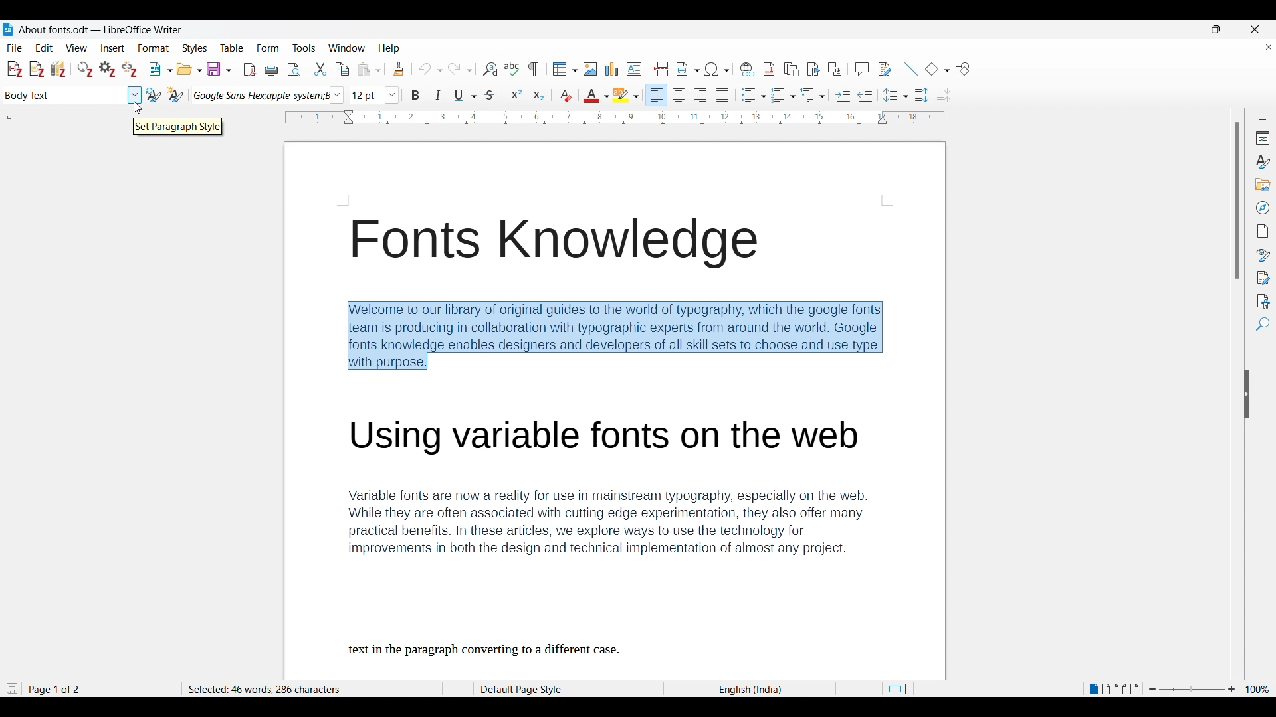  I want to click on Style inspector, so click(1264, 255).